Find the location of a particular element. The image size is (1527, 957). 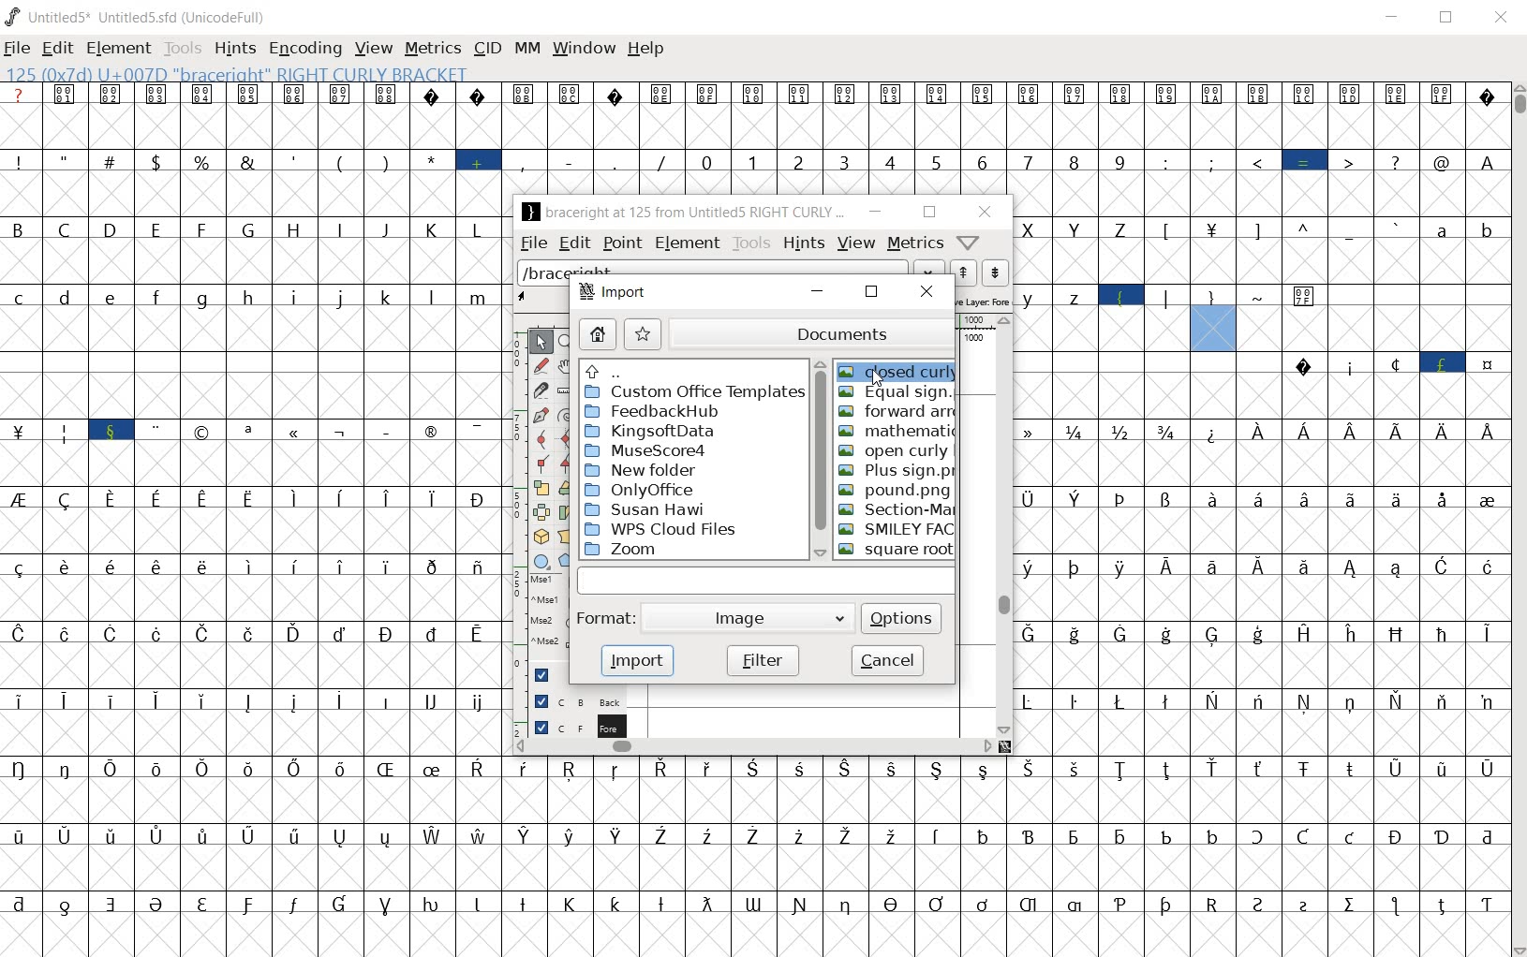

foreground is located at coordinates (570, 726).